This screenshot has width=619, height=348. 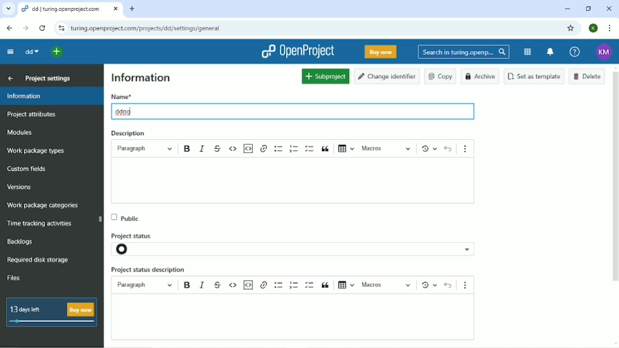 What do you see at coordinates (29, 169) in the screenshot?
I see `Custom fields` at bounding box center [29, 169].